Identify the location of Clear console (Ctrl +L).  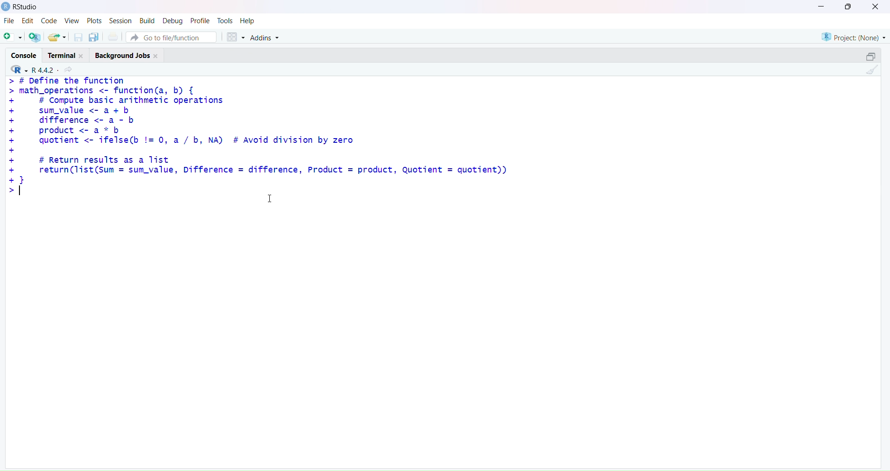
(870, 72).